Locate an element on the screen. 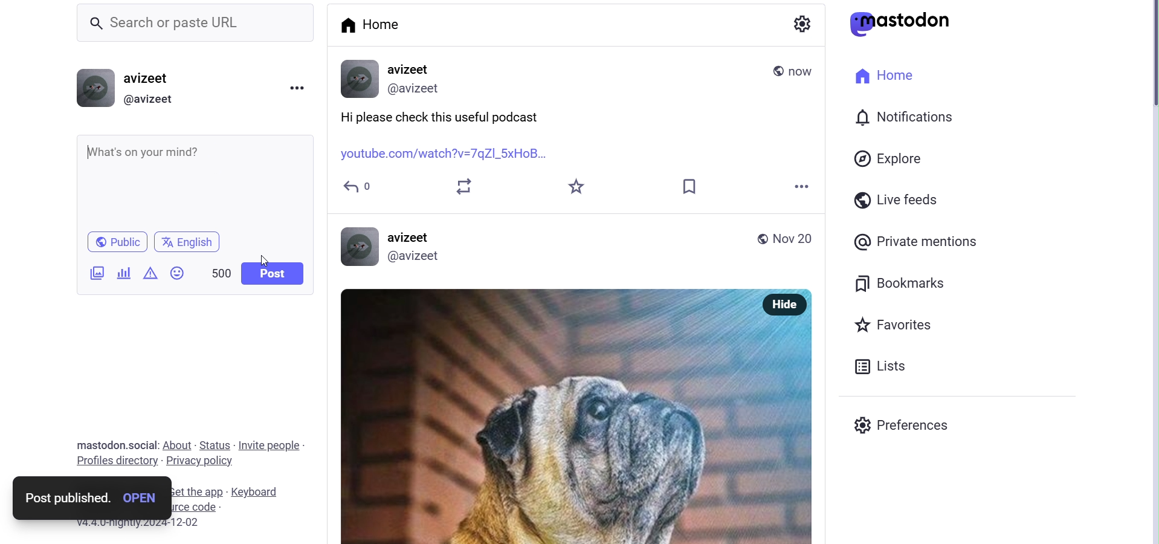  @avizeet is located at coordinates (419, 89).